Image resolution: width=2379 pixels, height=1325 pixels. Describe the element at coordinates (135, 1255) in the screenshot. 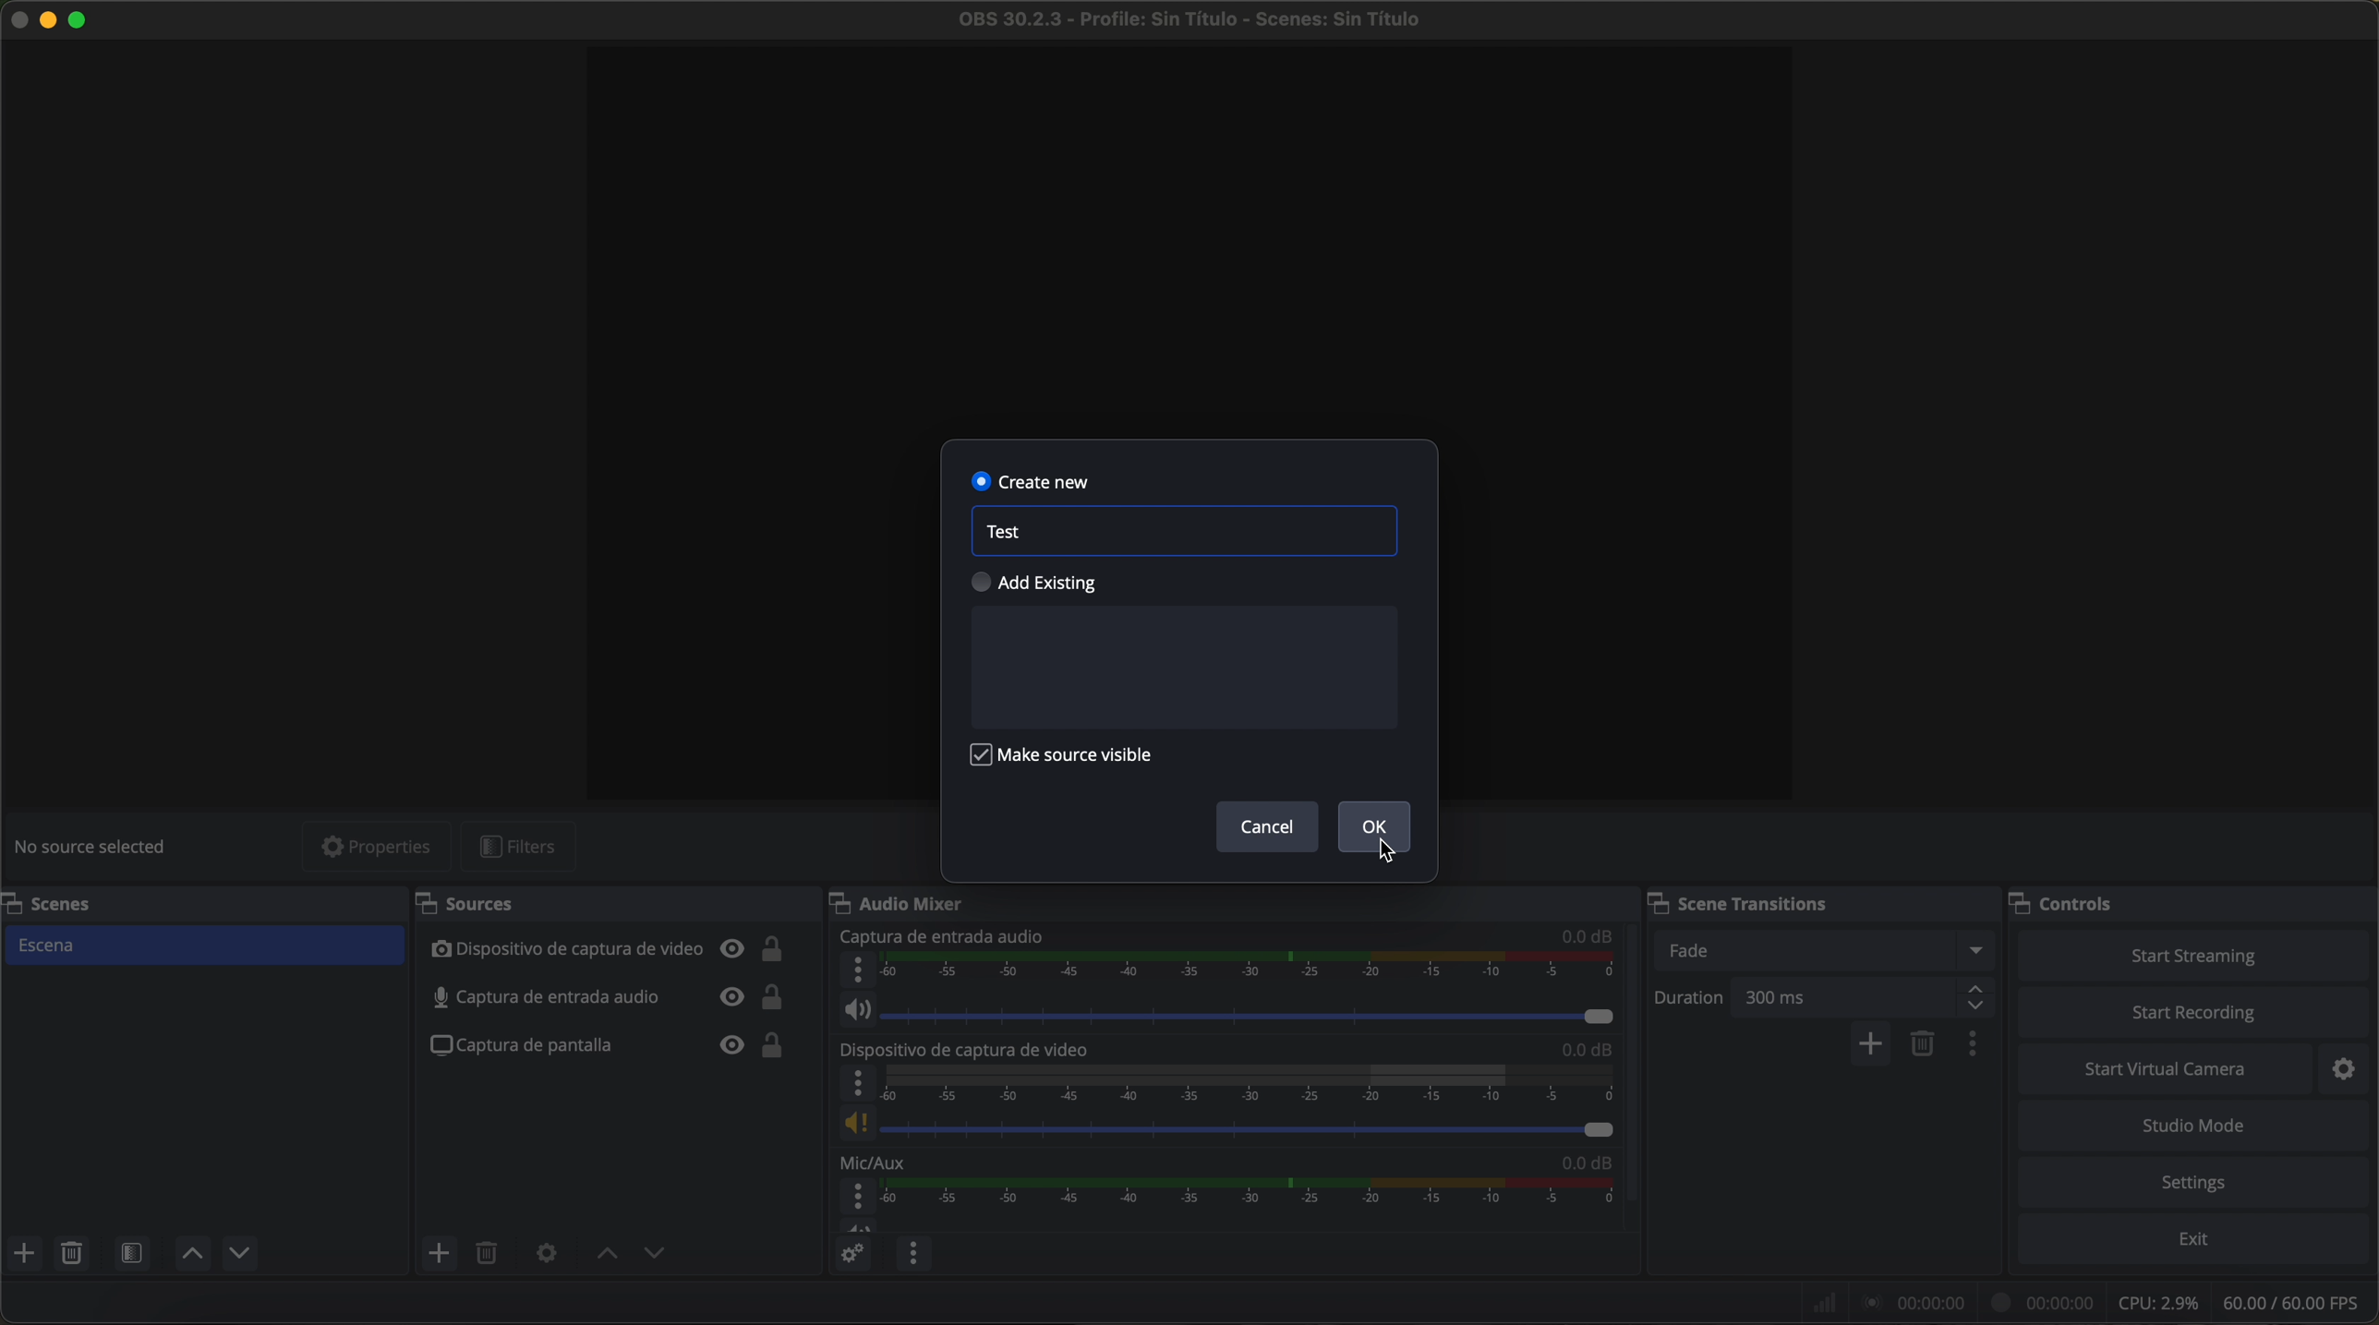

I see `open scene filters` at that location.